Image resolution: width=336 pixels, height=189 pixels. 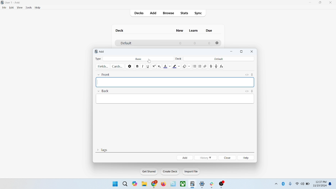 I want to click on blank space, so click(x=175, y=99).